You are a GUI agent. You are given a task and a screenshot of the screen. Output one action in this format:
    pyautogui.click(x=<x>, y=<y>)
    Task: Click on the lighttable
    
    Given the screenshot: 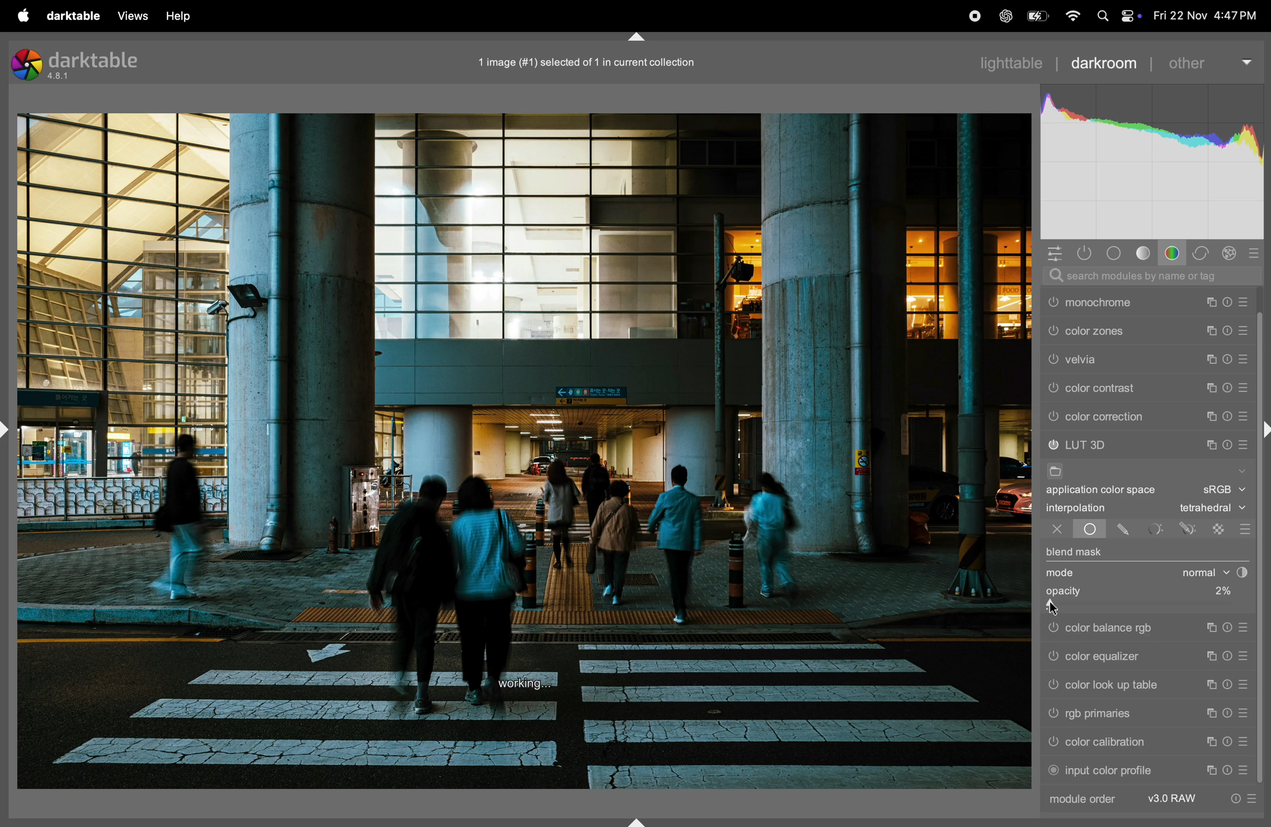 What is the action you would take?
    pyautogui.click(x=1010, y=65)
    